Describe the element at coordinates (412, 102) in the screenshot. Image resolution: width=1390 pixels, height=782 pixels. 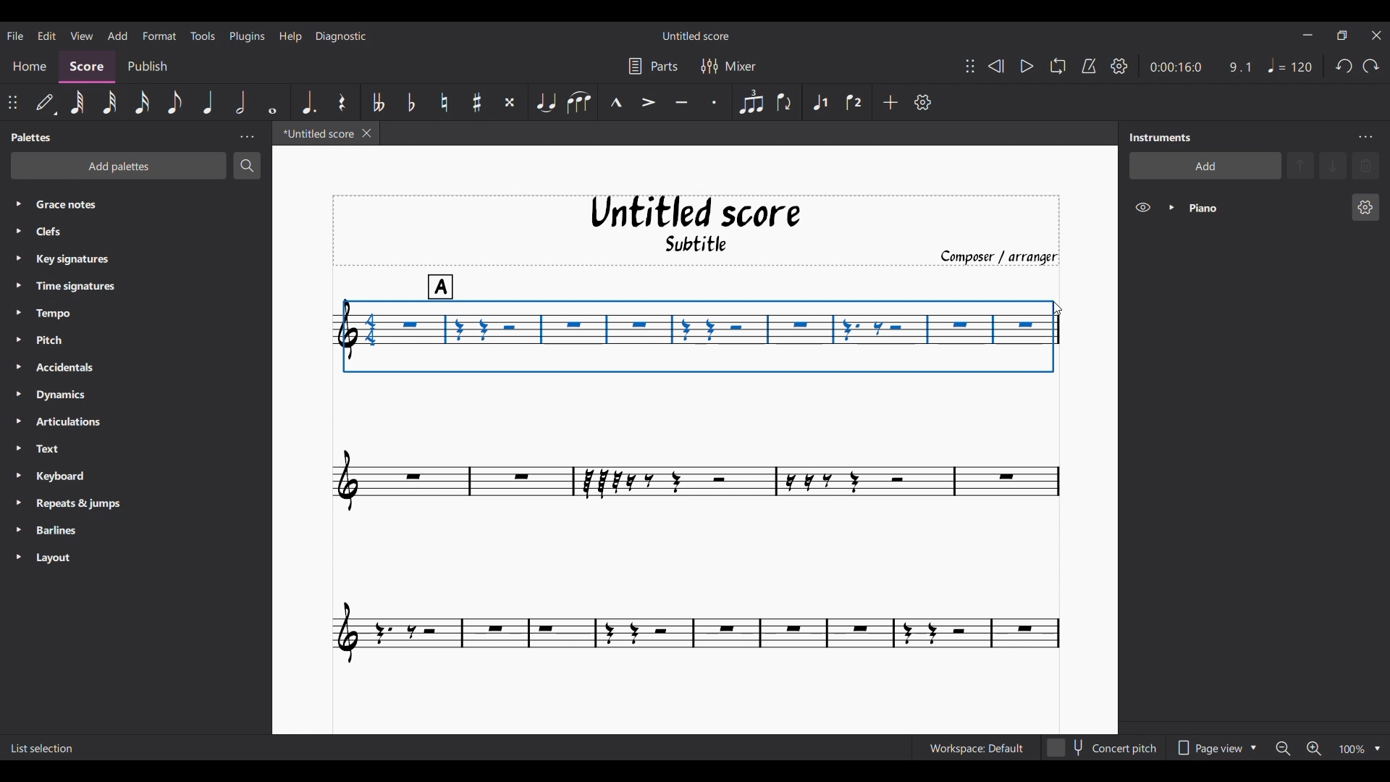
I see `Toggle flat` at that location.